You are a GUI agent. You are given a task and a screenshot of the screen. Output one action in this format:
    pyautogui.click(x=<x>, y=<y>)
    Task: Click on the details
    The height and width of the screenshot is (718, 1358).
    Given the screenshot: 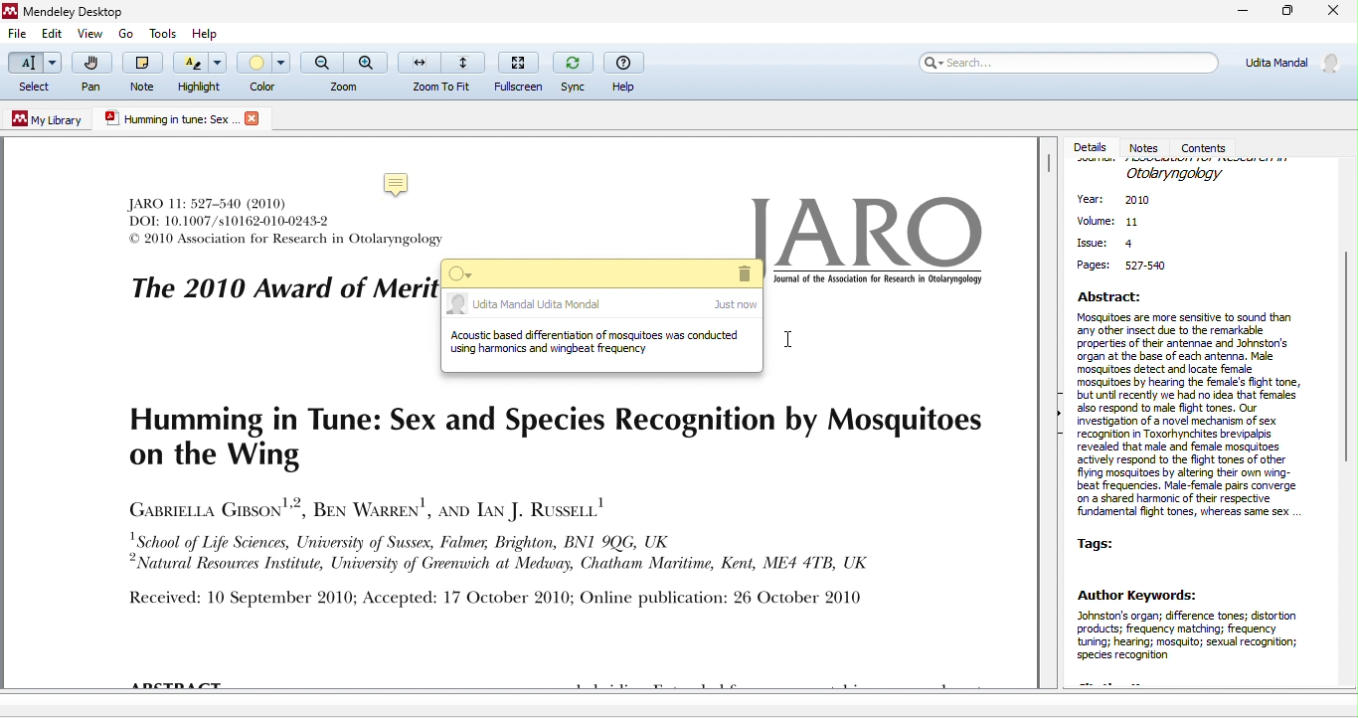 What is the action you would take?
    pyautogui.click(x=1092, y=147)
    